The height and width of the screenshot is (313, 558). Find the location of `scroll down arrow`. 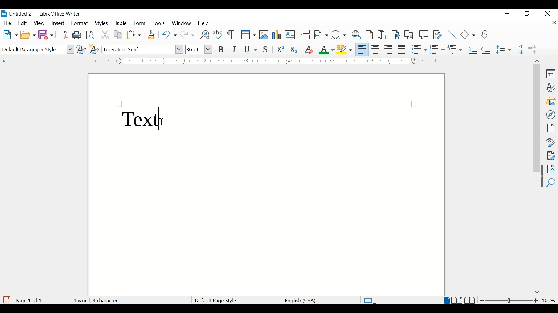

scroll down arrow is located at coordinates (536, 292).